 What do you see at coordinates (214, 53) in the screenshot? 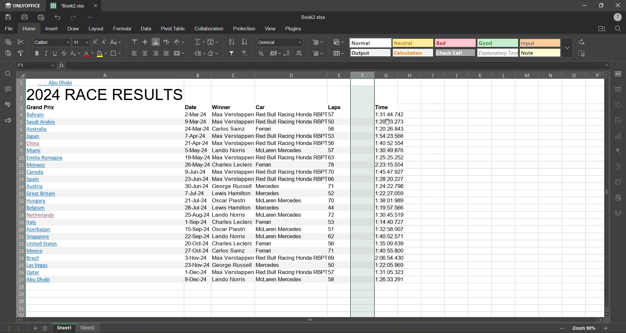
I see `clear` at bounding box center [214, 53].